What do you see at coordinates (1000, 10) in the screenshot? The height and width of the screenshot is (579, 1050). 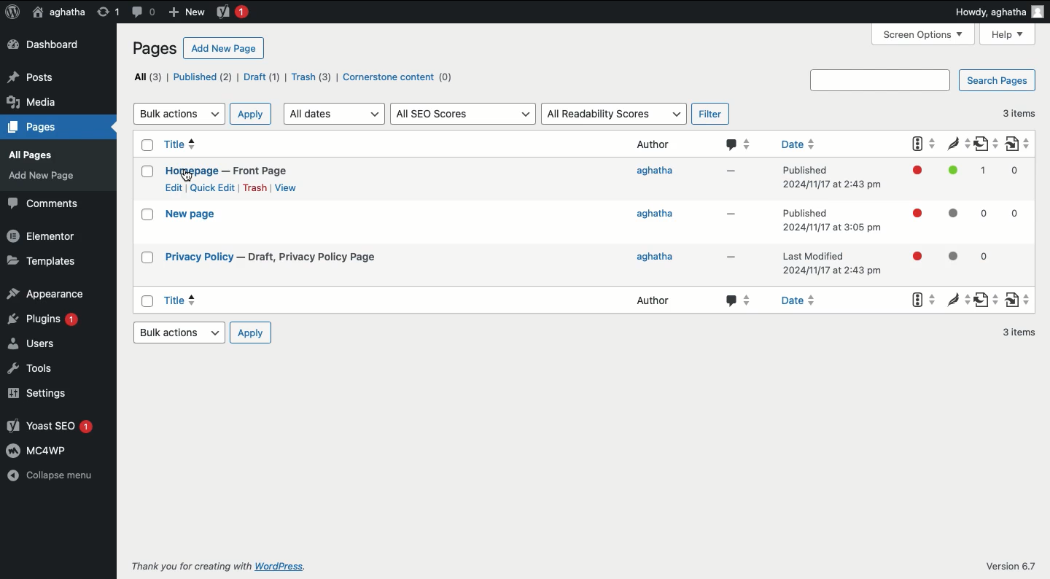 I see `Howdy user` at bounding box center [1000, 10].